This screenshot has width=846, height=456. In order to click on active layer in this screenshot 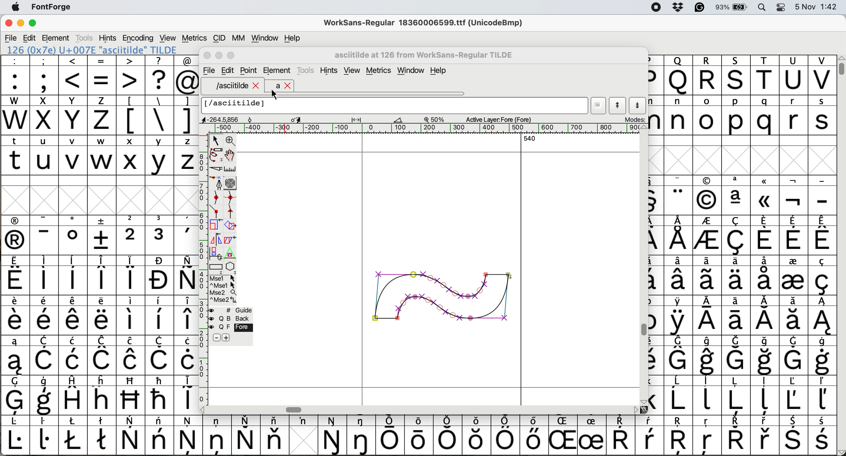, I will do `click(497, 119)`.